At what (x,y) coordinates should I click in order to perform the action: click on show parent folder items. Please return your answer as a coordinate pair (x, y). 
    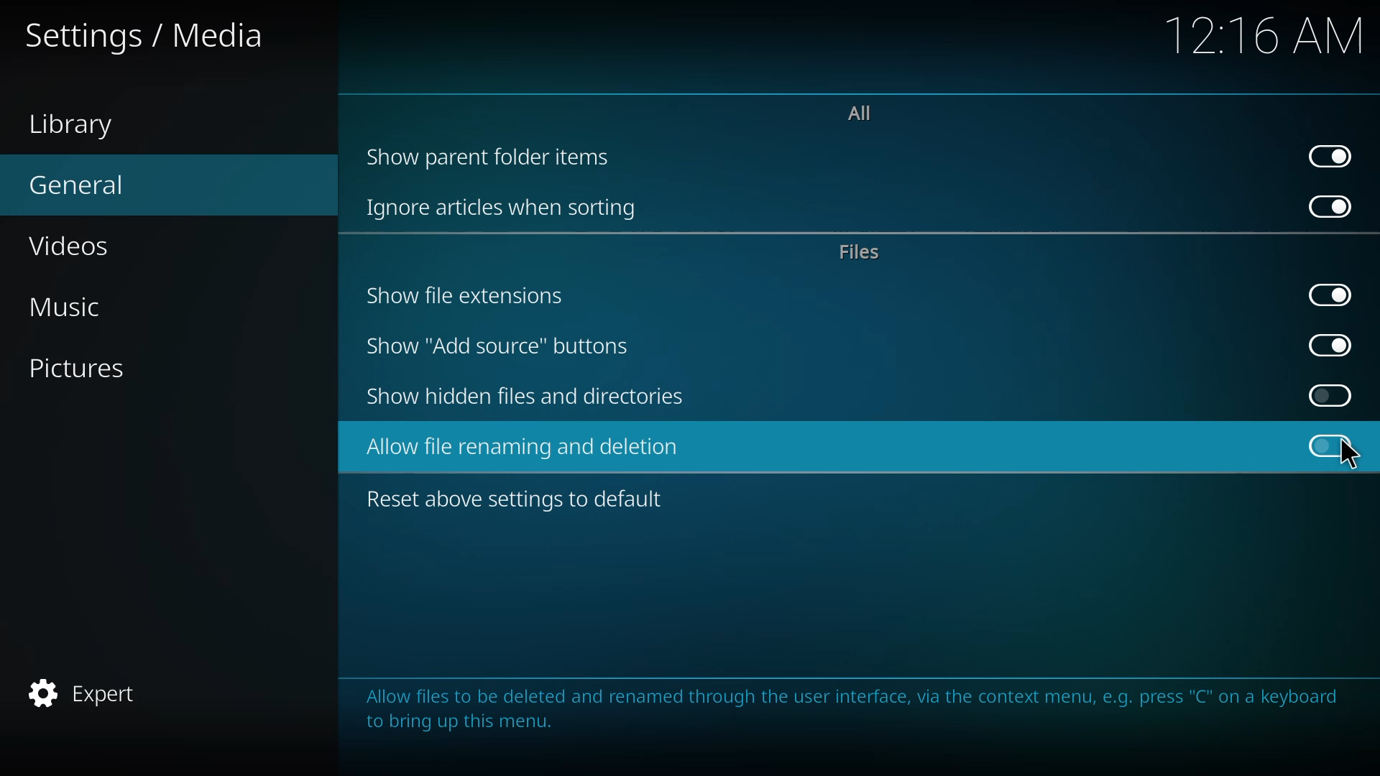
    Looking at the image, I should click on (490, 156).